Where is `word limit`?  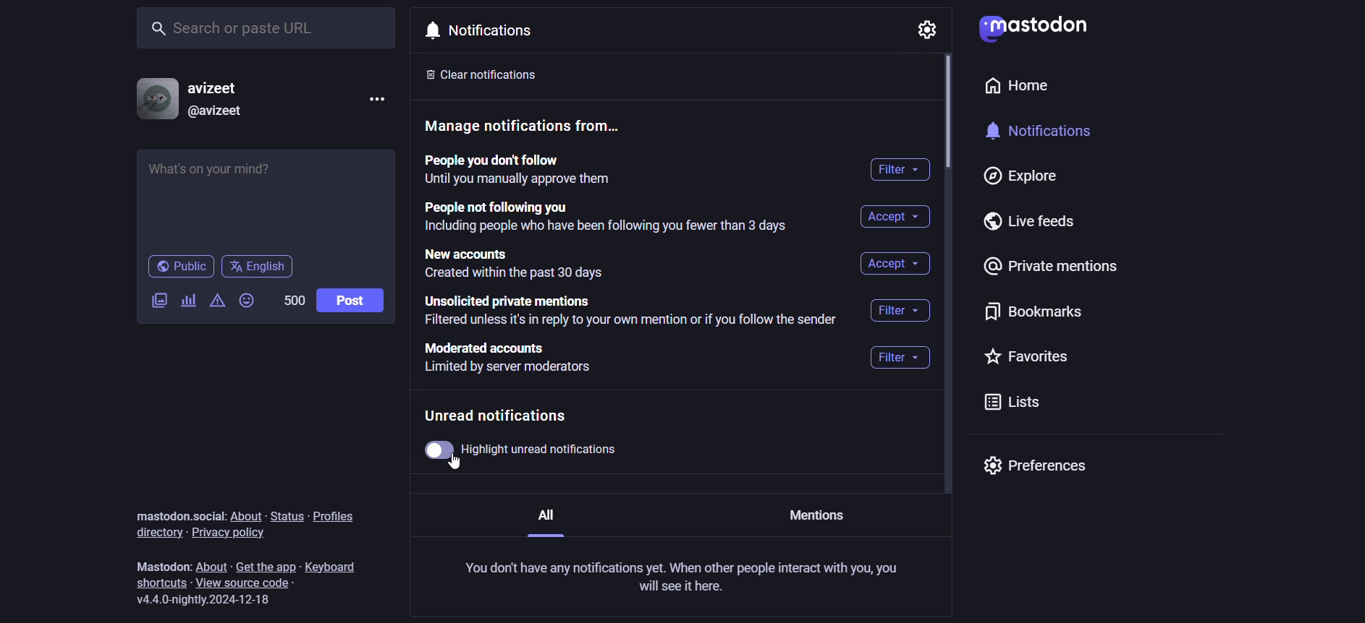
word limit is located at coordinates (294, 299).